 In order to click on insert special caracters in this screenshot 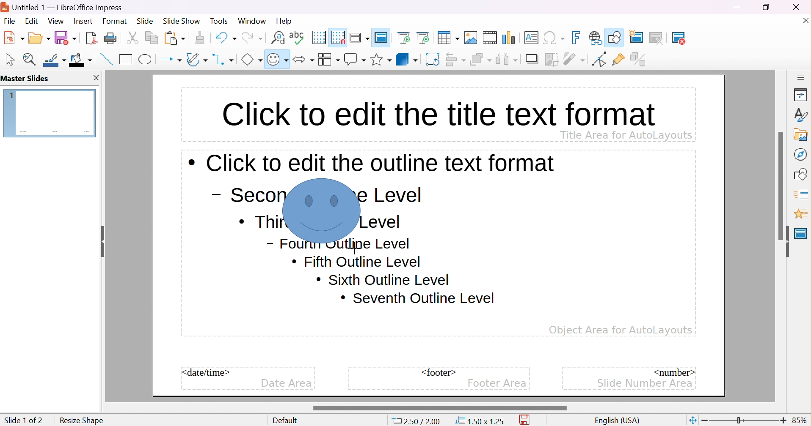, I will do `click(554, 38)`.